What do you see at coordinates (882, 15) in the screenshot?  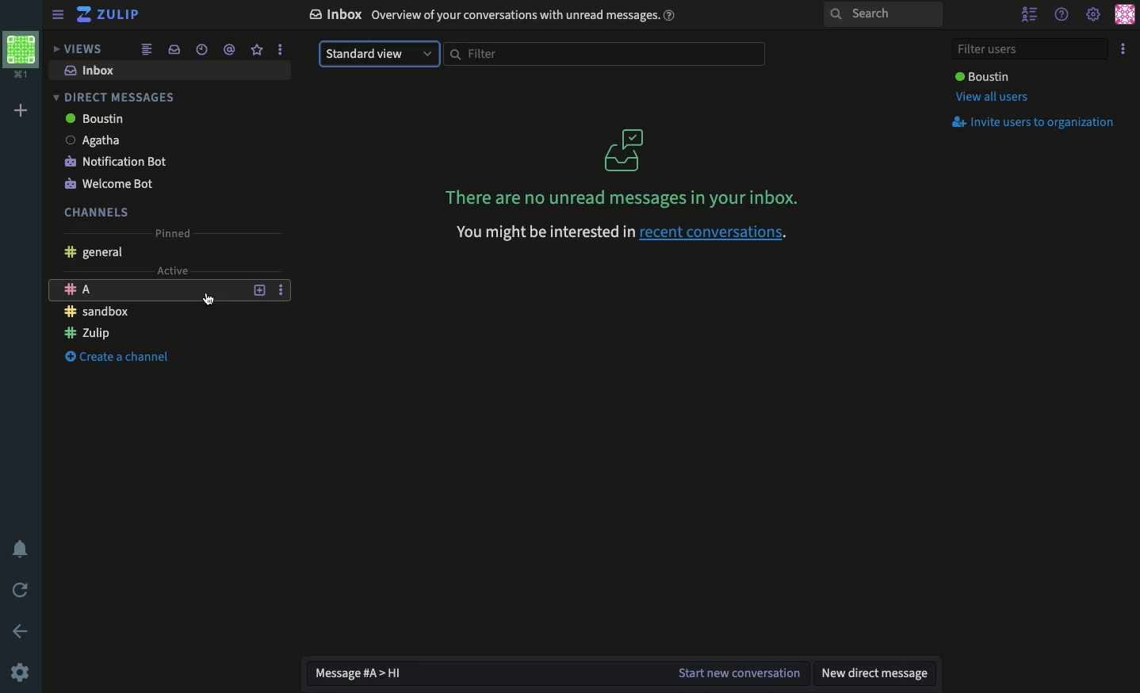 I see `Search` at bounding box center [882, 15].